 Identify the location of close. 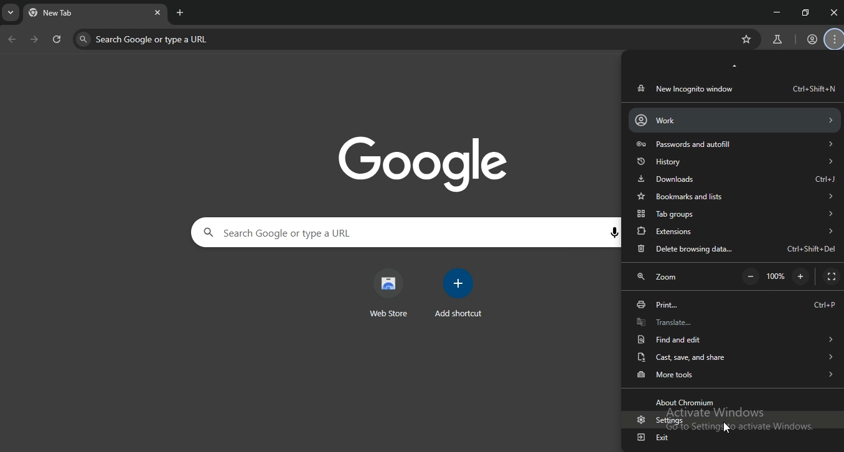
(157, 12).